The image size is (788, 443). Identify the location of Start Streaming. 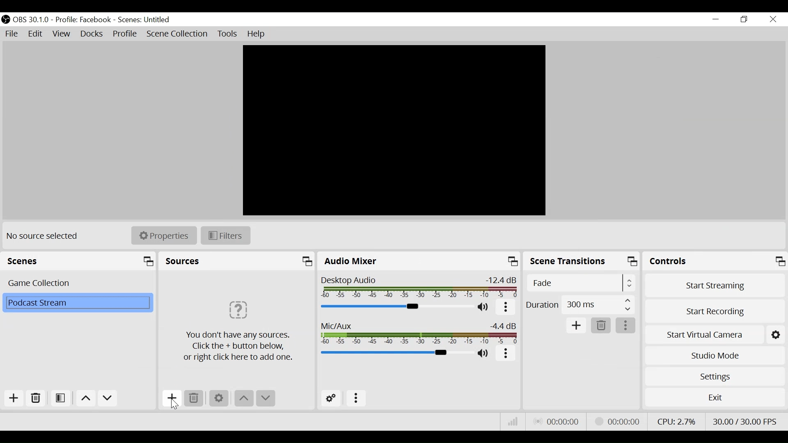
(714, 285).